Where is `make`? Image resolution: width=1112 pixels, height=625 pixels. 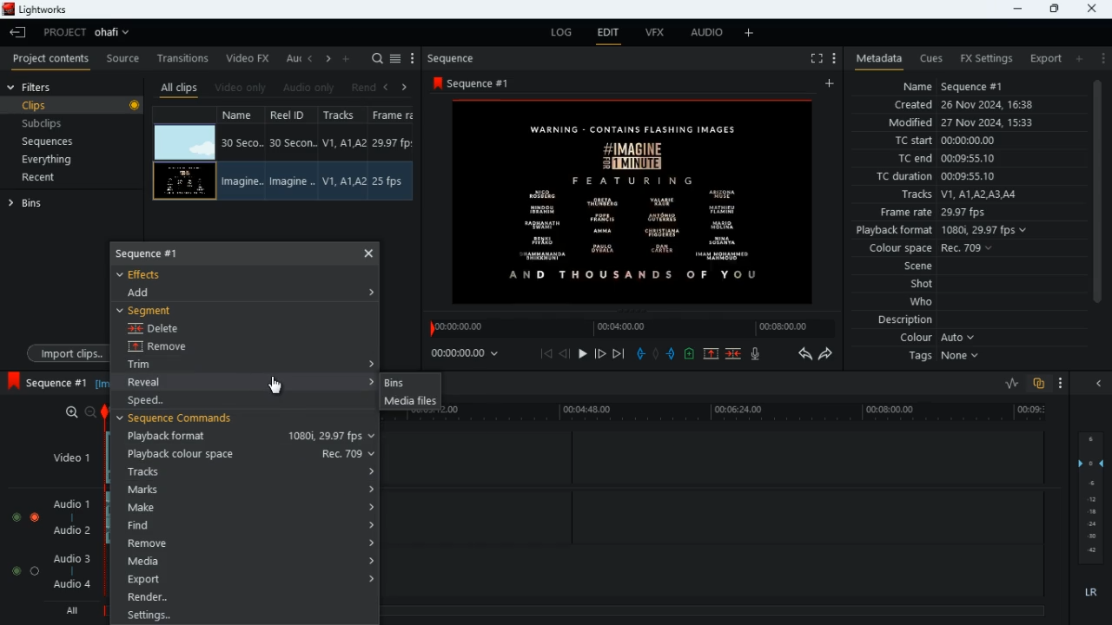 make is located at coordinates (248, 508).